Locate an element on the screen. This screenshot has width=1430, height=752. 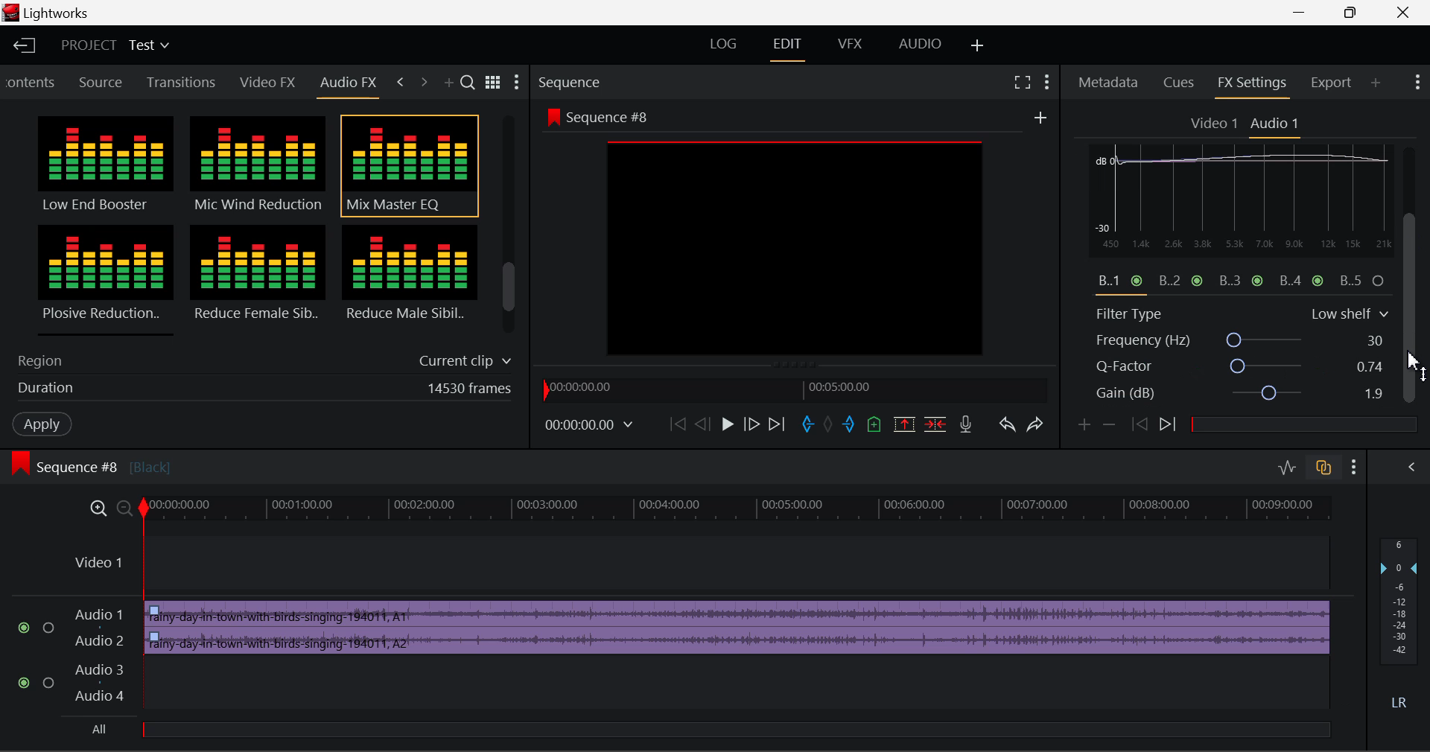
Play is located at coordinates (728, 425).